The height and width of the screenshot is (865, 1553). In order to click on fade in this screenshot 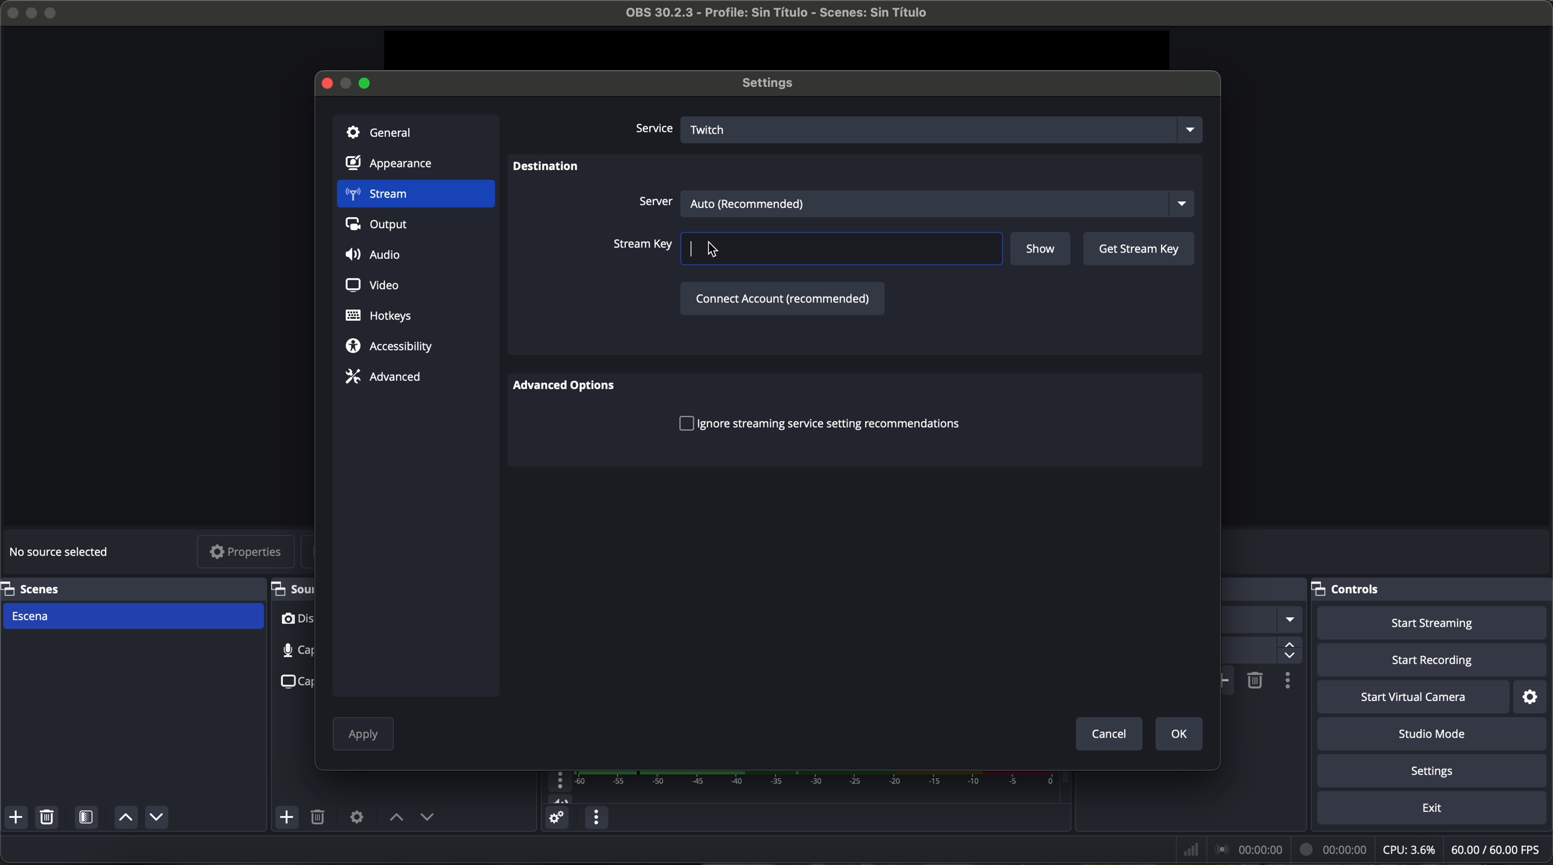, I will do `click(1262, 620)`.